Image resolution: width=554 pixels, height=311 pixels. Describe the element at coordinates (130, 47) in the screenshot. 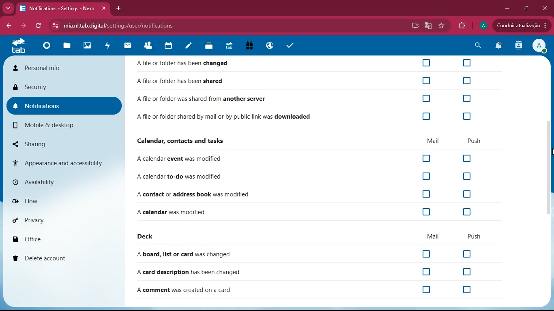

I see `mail` at that location.